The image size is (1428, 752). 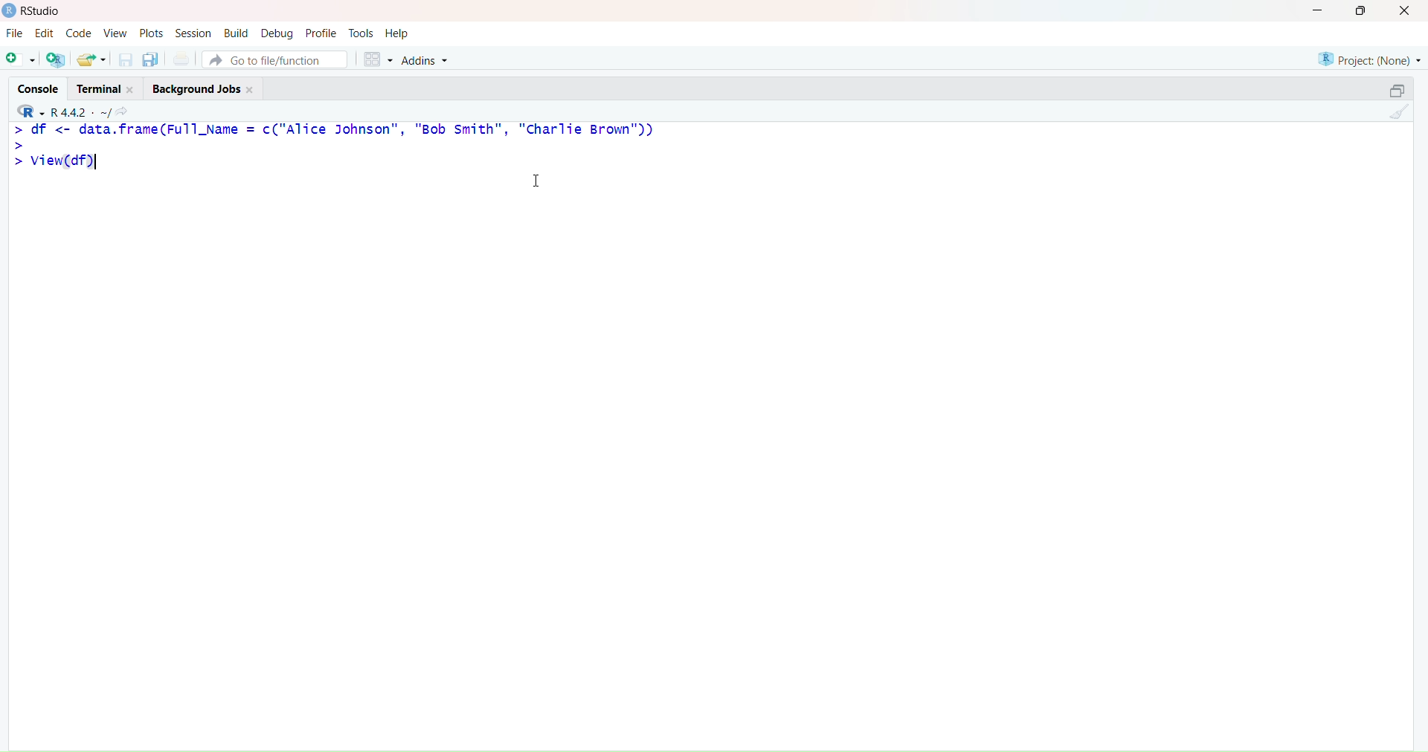 What do you see at coordinates (20, 162) in the screenshot?
I see `Prompt cursor` at bounding box center [20, 162].